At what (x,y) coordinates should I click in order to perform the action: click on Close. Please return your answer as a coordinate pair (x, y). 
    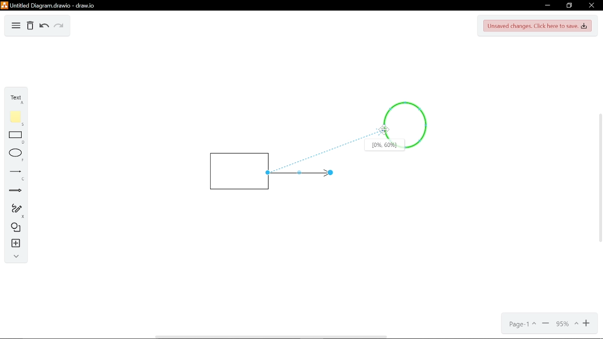
    Looking at the image, I should click on (591, 6).